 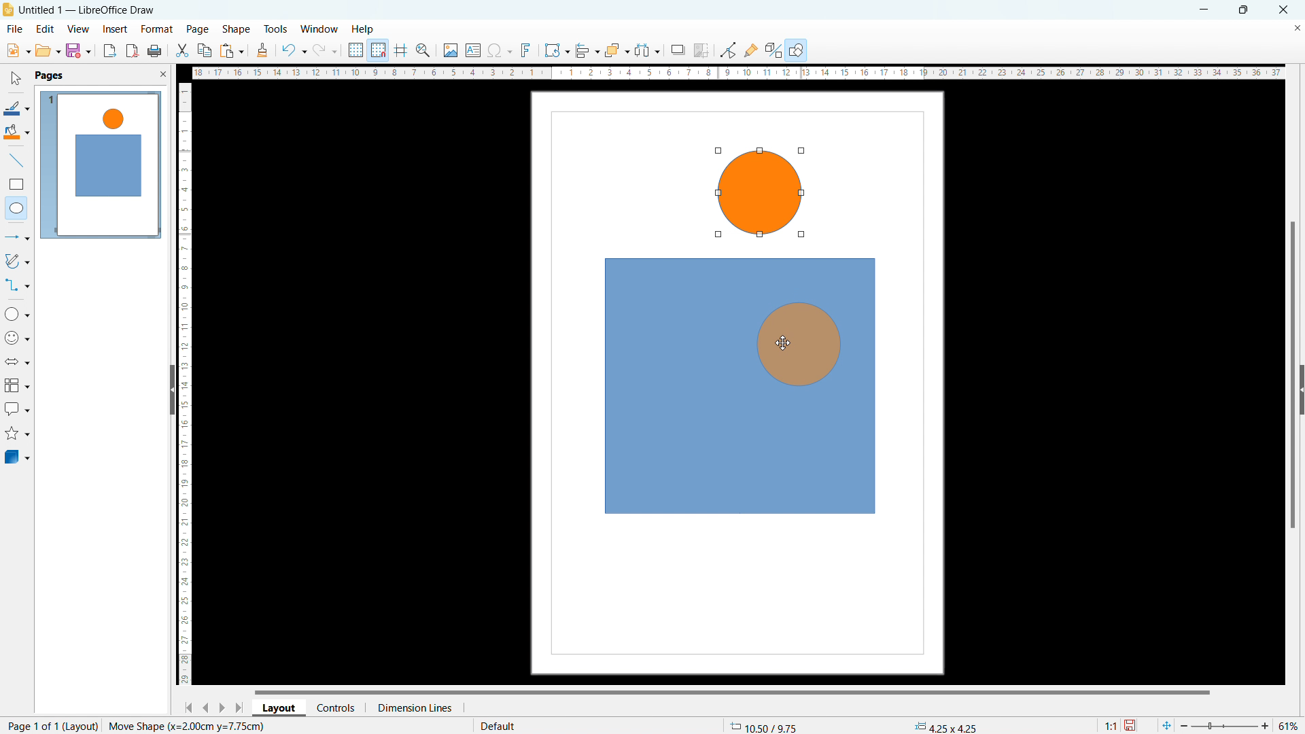 What do you see at coordinates (1293, 377) in the screenshot?
I see `vertical scrollbar` at bounding box center [1293, 377].